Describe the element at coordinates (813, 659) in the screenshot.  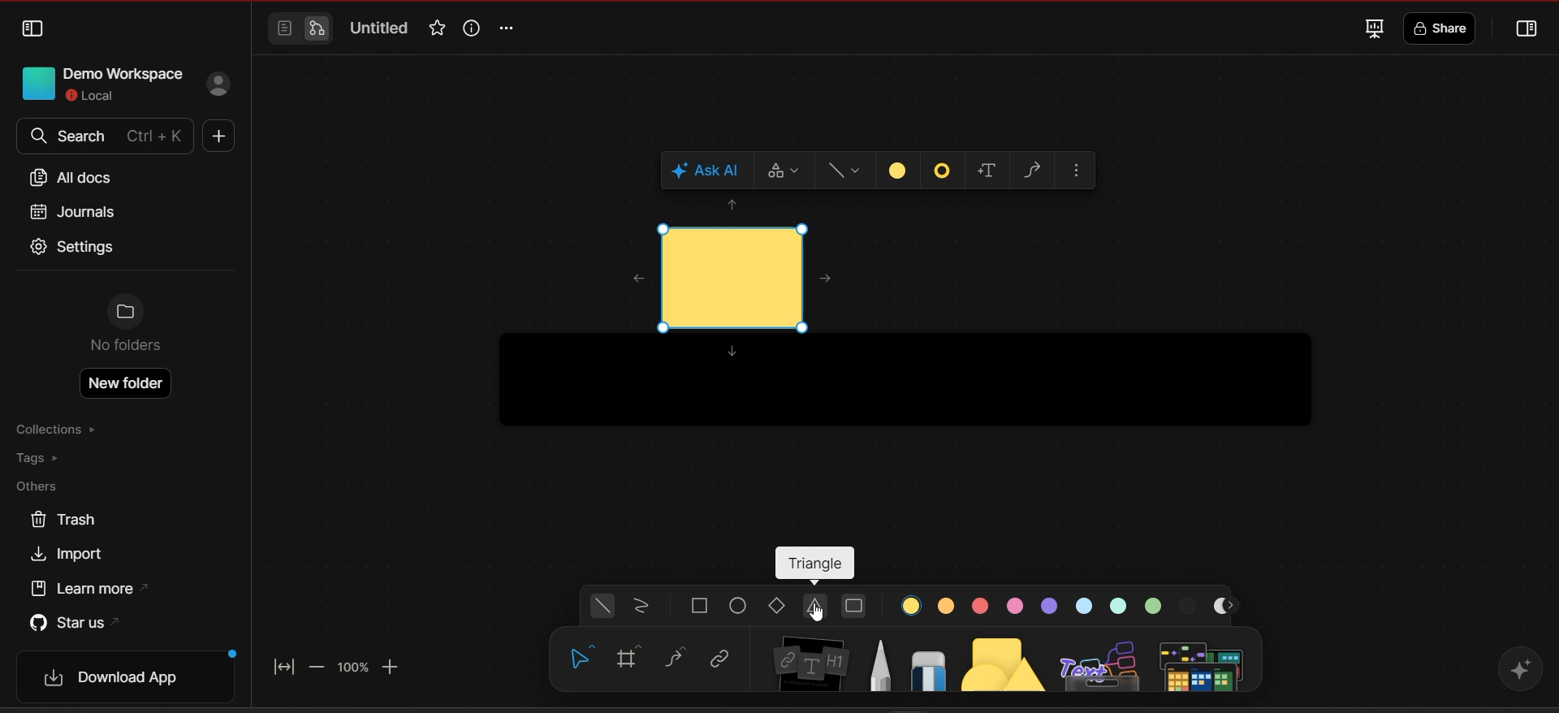
I see `note` at that location.